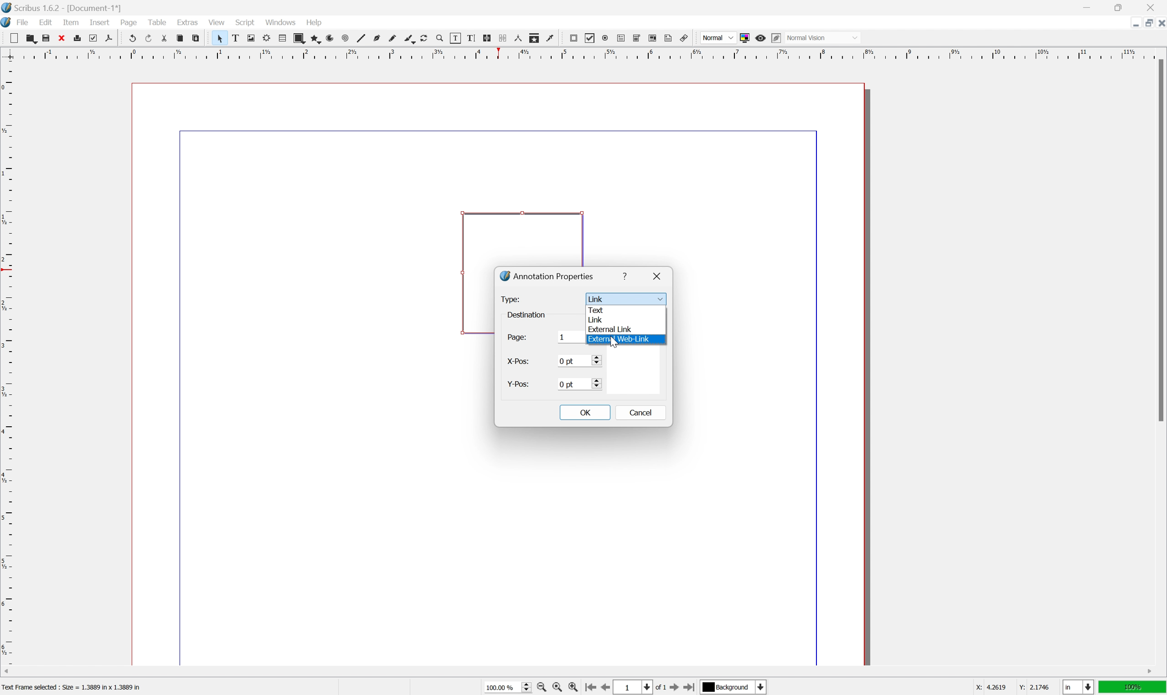 This screenshot has width=1167, height=695. What do you see at coordinates (220, 38) in the screenshot?
I see `select item` at bounding box center [220, 38].